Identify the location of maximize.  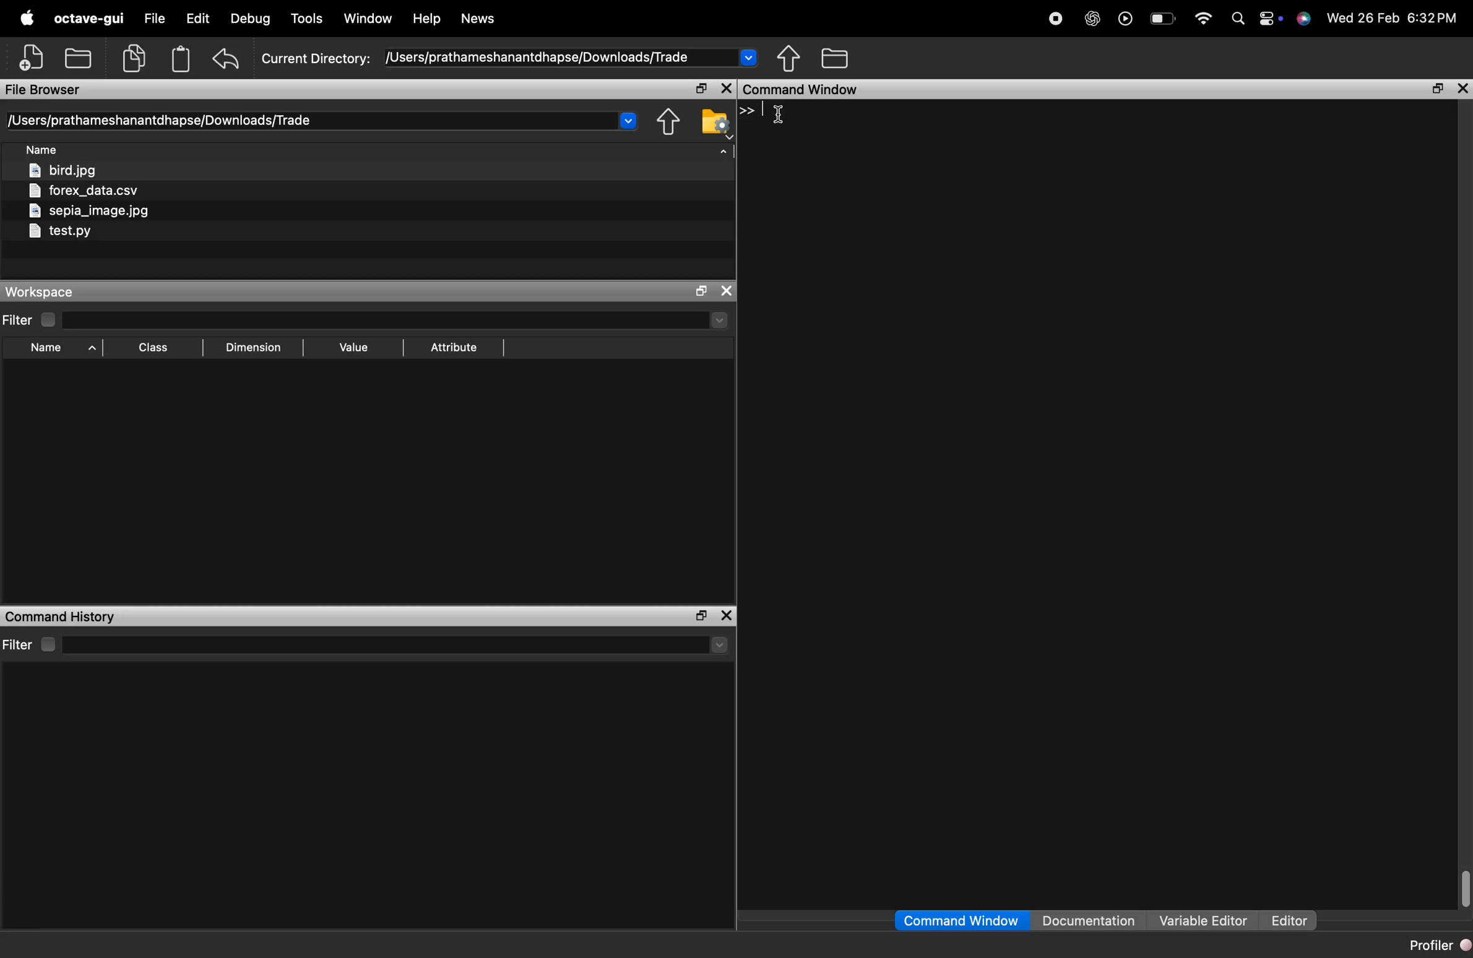
(1435, 89).